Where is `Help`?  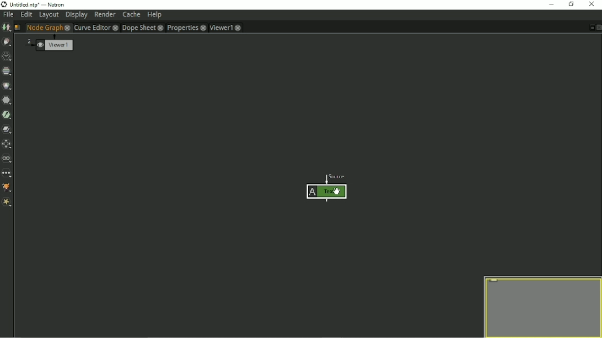 Help is located at coordinates (154, 15).